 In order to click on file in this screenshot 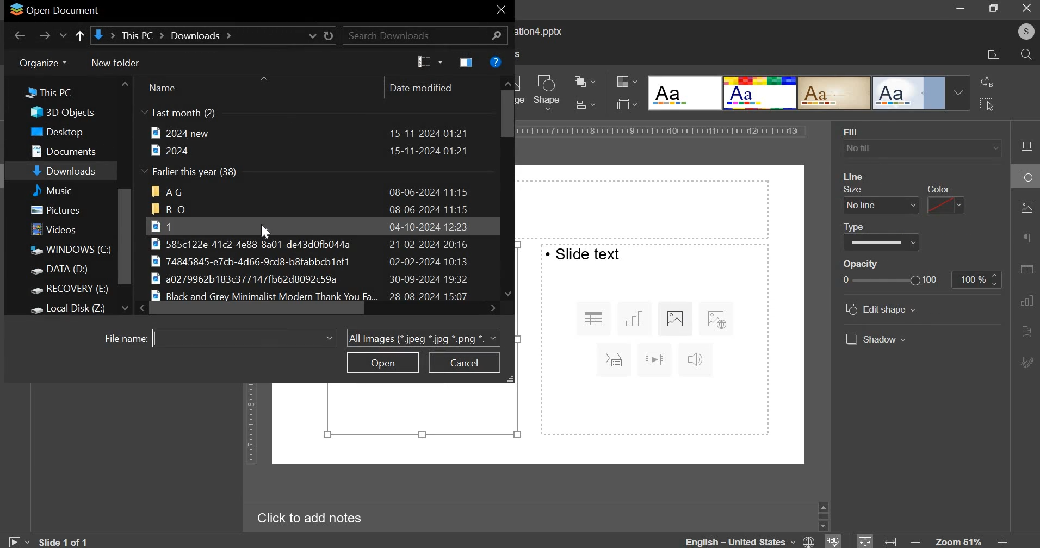, I will do `click(309, 151)`.